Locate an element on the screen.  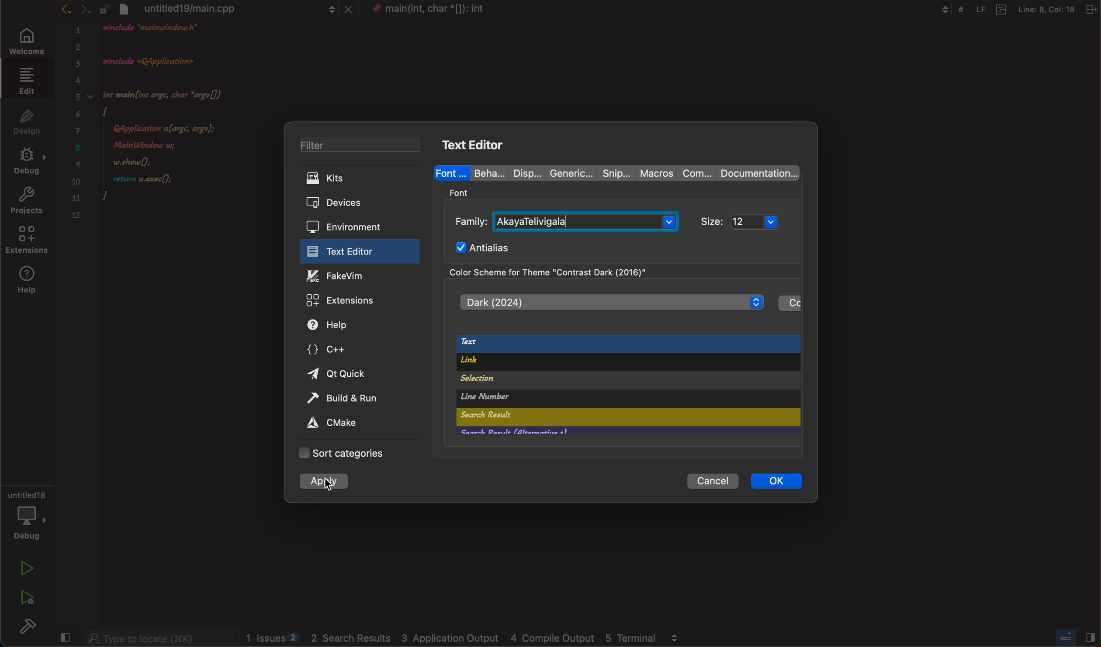
ok is located at coordinates (775, 481).